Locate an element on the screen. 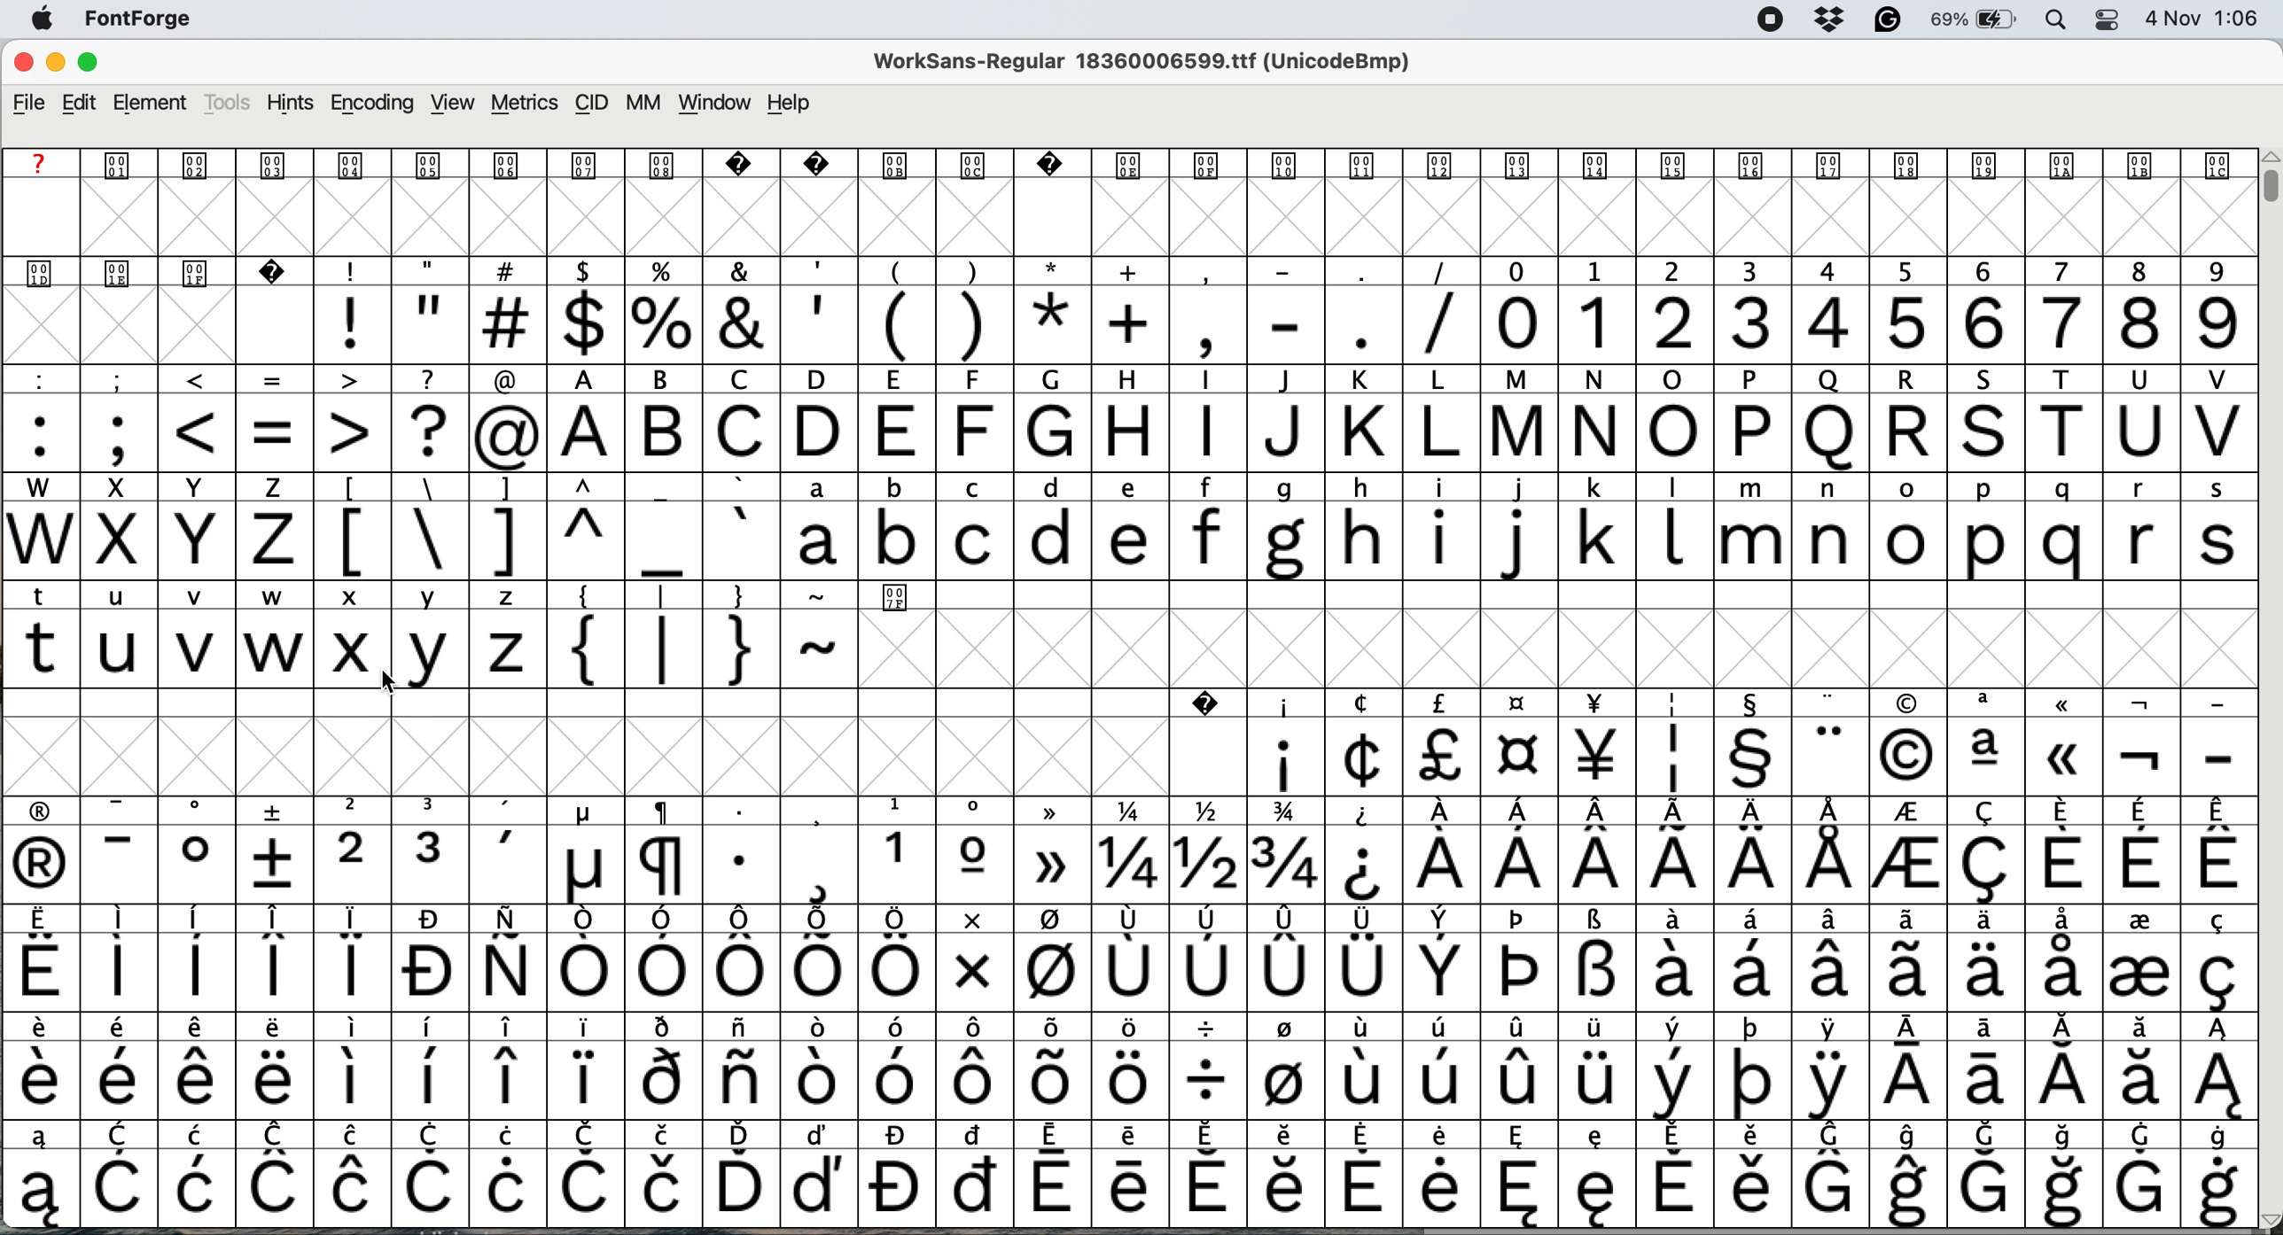 Image resolution: width=2283 pixels, height=1235 pixels. system logo is located at coordinates (50, 19).